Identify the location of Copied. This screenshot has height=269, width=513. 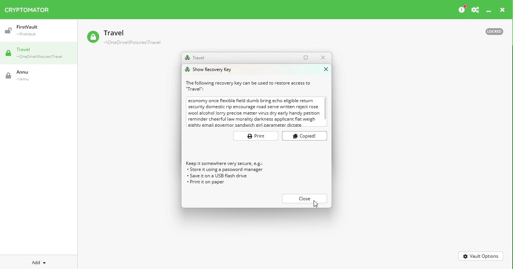
(305, 136).